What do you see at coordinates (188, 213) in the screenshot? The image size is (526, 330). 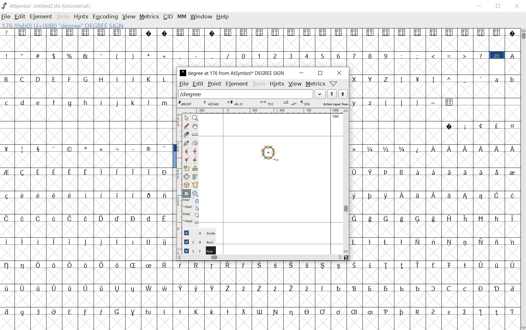 I see `mse1 mse1 mse2 mse2` at bounding box center [188, 213].